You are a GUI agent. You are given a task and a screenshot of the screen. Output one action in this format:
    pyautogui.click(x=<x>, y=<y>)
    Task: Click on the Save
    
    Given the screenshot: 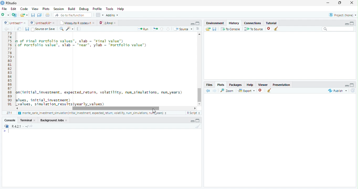 What is the action you would take?
    pyautogui.click(x=214, y=29)
    